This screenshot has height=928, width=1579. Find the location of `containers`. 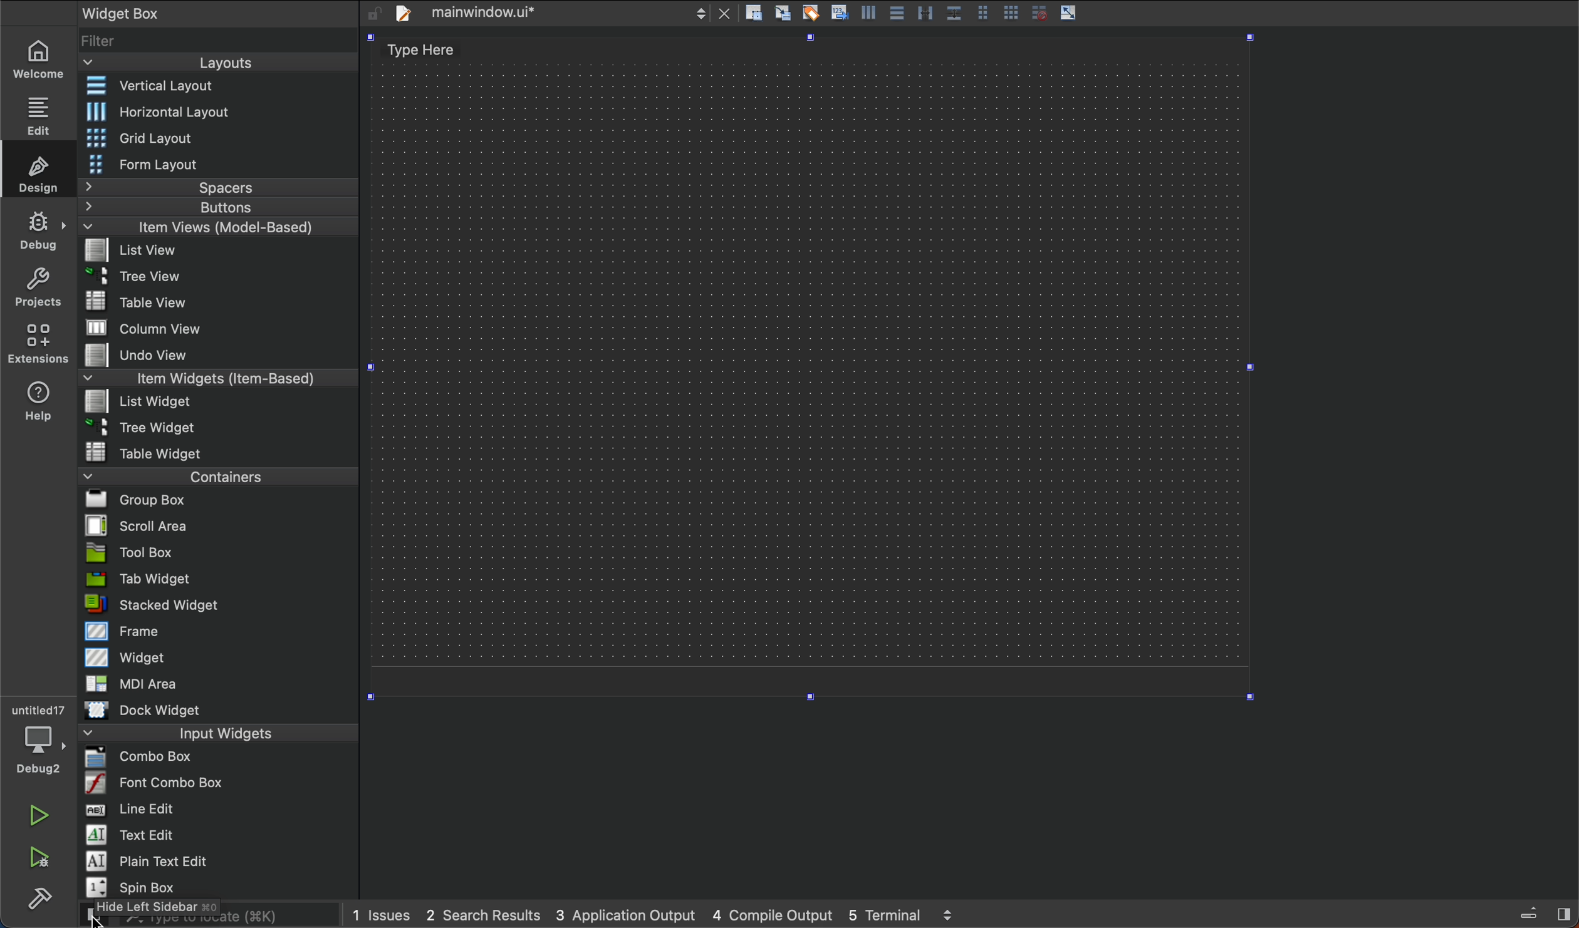

containers is located at coordinates (221, 478).